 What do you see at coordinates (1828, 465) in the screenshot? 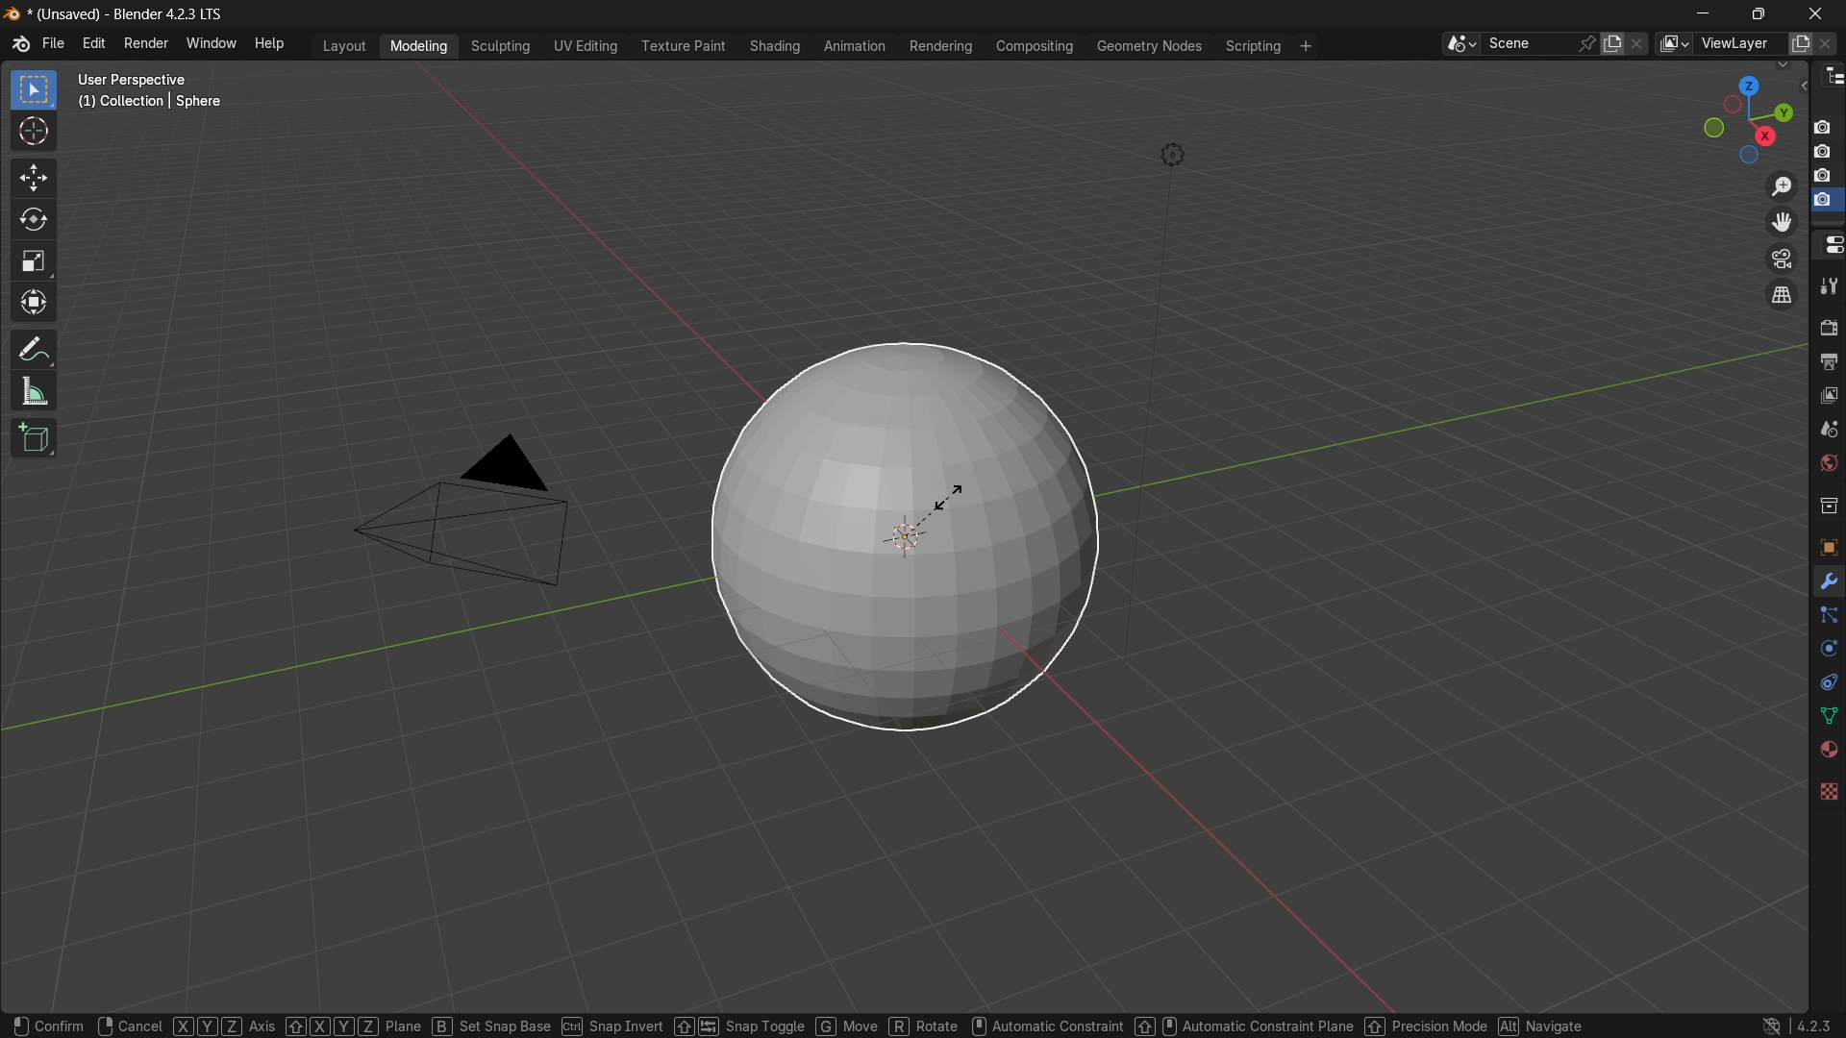
I see `world` at bounding box center [1828, 465].